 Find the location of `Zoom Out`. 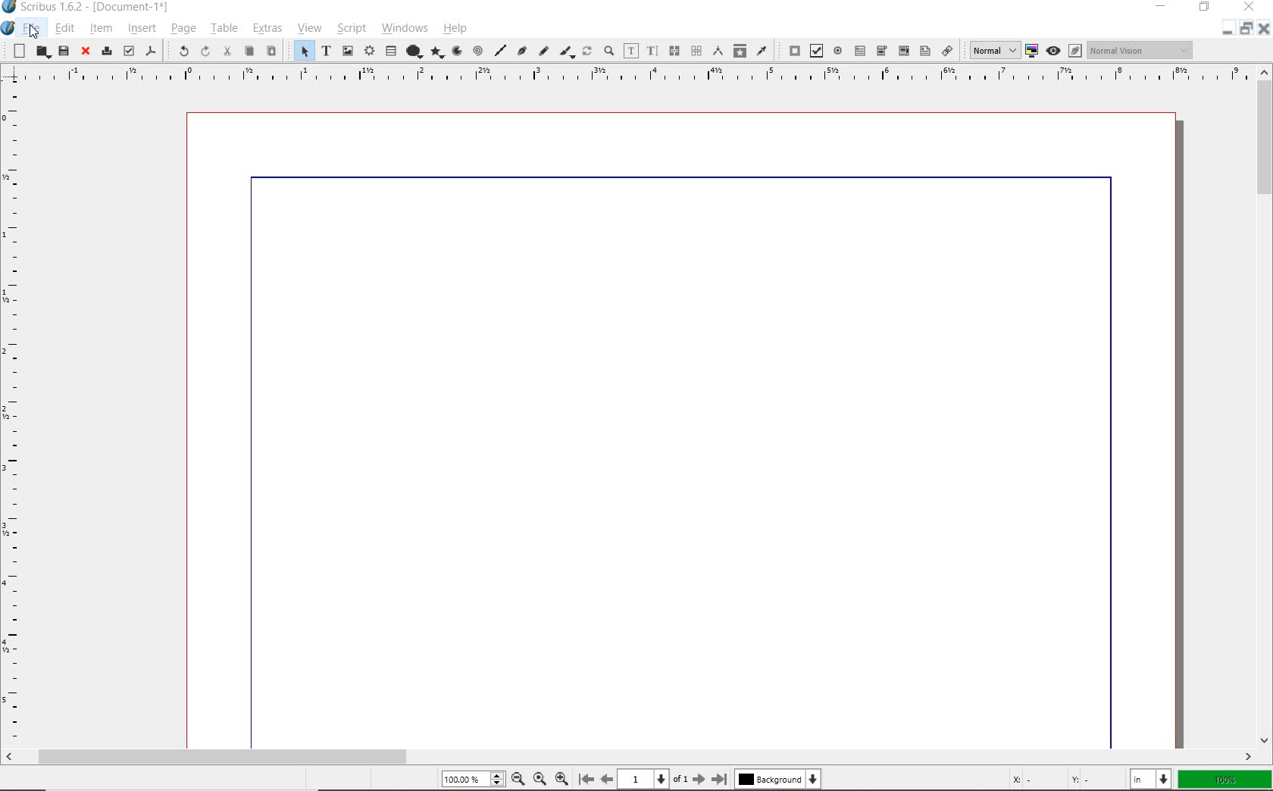

Zoom Out is located at coordinates (518, 779).